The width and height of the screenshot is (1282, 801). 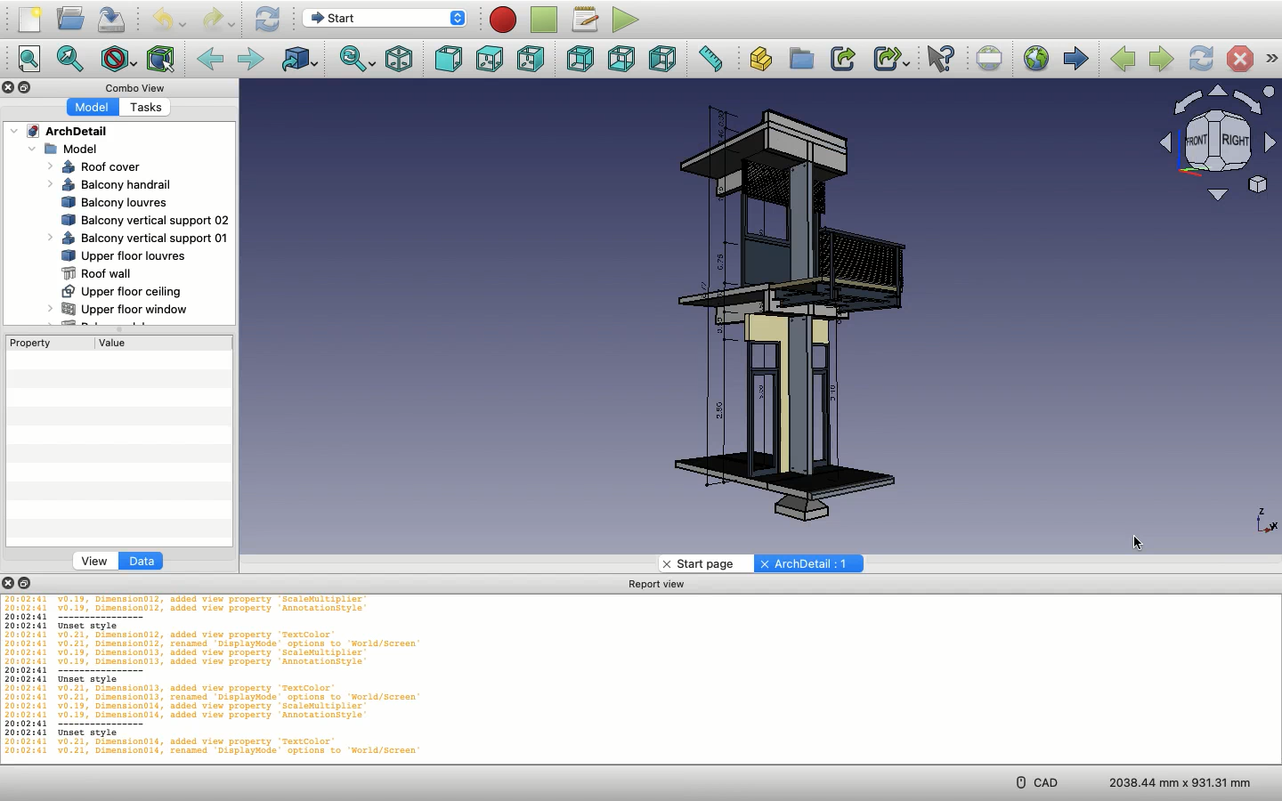 I want to click on Refresh, so click(x=269, y=20).